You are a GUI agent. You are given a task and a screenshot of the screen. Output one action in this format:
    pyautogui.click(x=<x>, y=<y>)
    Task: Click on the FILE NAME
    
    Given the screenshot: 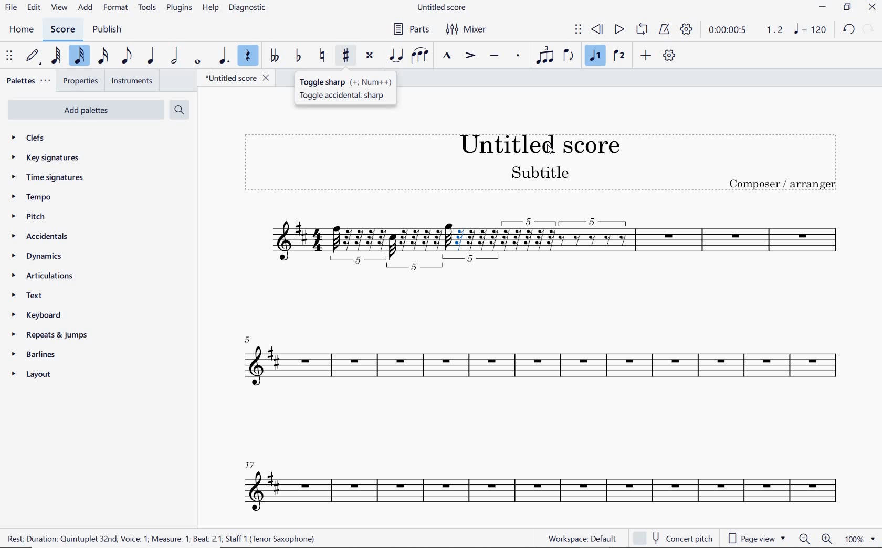 What is the action you would take?
    pyautogui.click(x=444, y=8)
    